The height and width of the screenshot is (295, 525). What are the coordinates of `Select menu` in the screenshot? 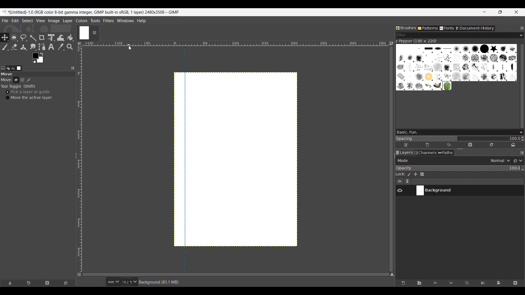 It's located at (27, 20).